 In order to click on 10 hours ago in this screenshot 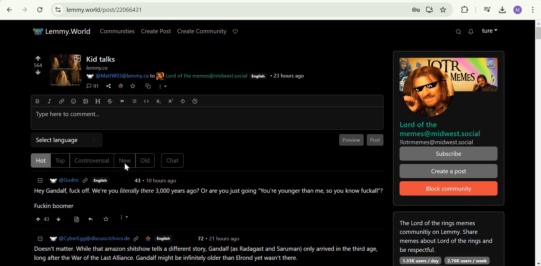, I will do `click(162, 181)`.